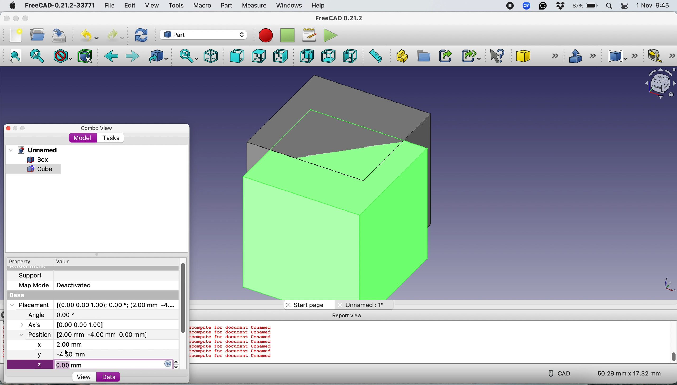 Image resolution: width=677 pixels, height=385 pixels. I want to click on y -4.00 mm, so click(91, 354).